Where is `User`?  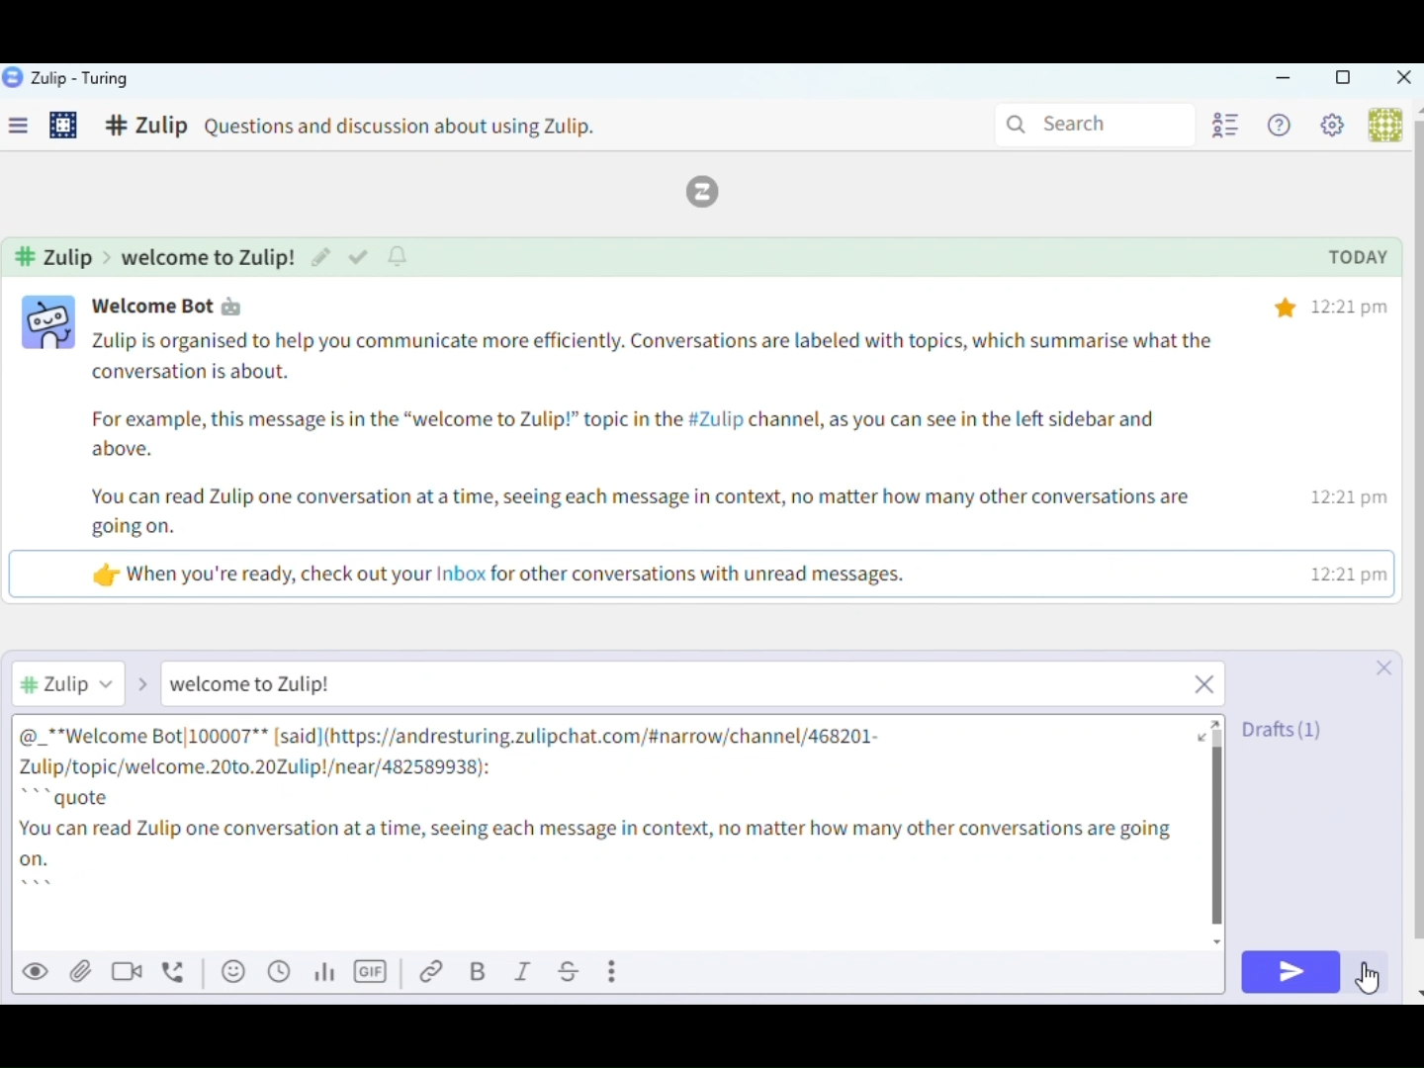 User is located at coordinates (1382, 125).